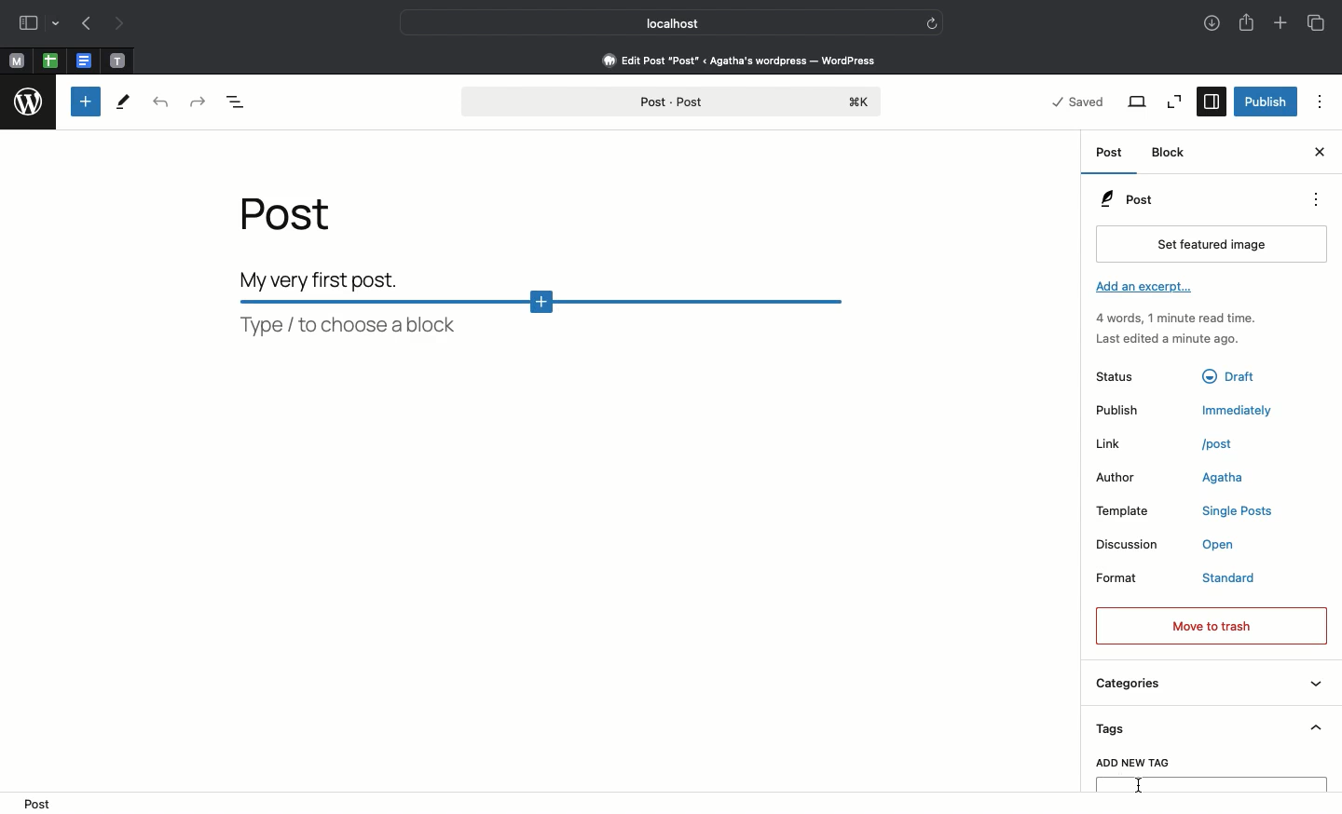 The height and width of the screenshot is (814, 1342). Describe the element at coordinates (1239, 411) in the screenshot. I see `immediately ` at that location.